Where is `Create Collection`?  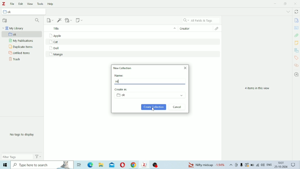 Create Collection is located at coordinates (154, 107).